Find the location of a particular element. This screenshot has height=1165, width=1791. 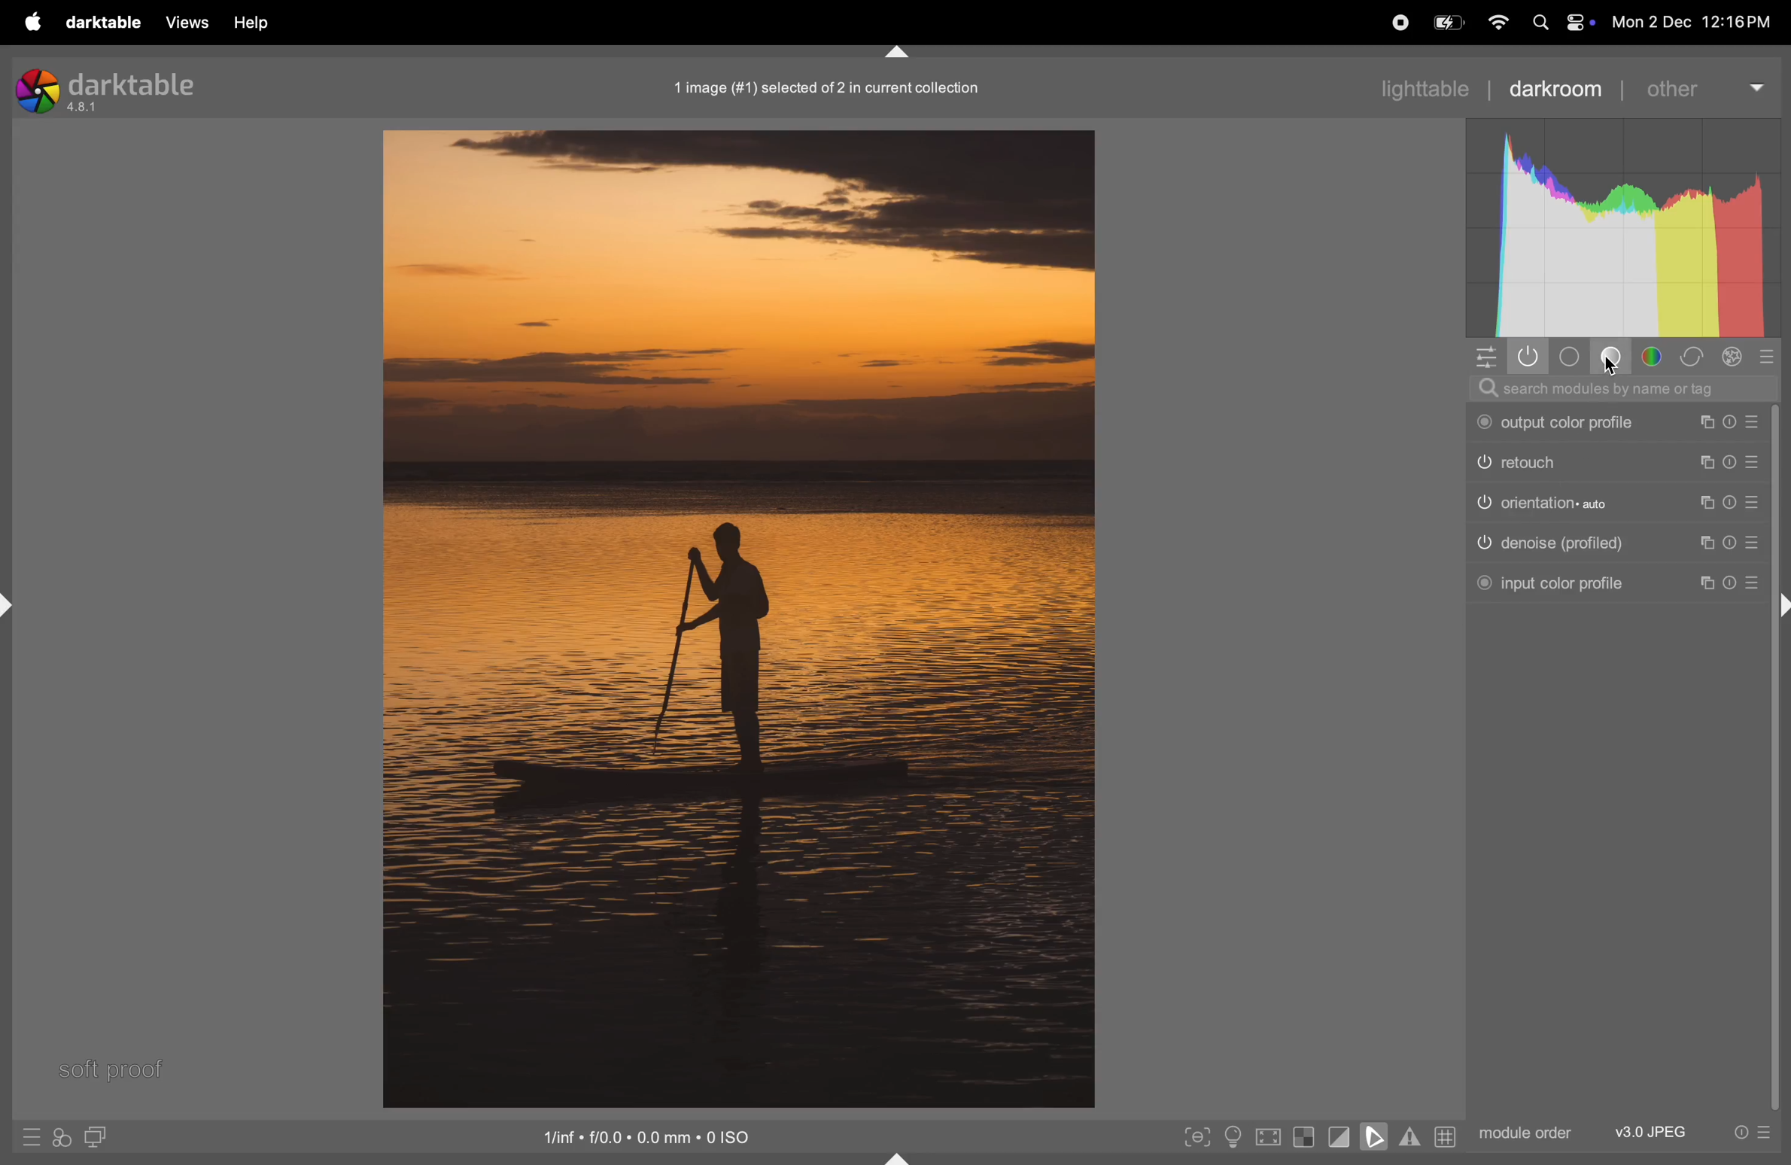

denosie profile is located at coordinates (1620, 542).